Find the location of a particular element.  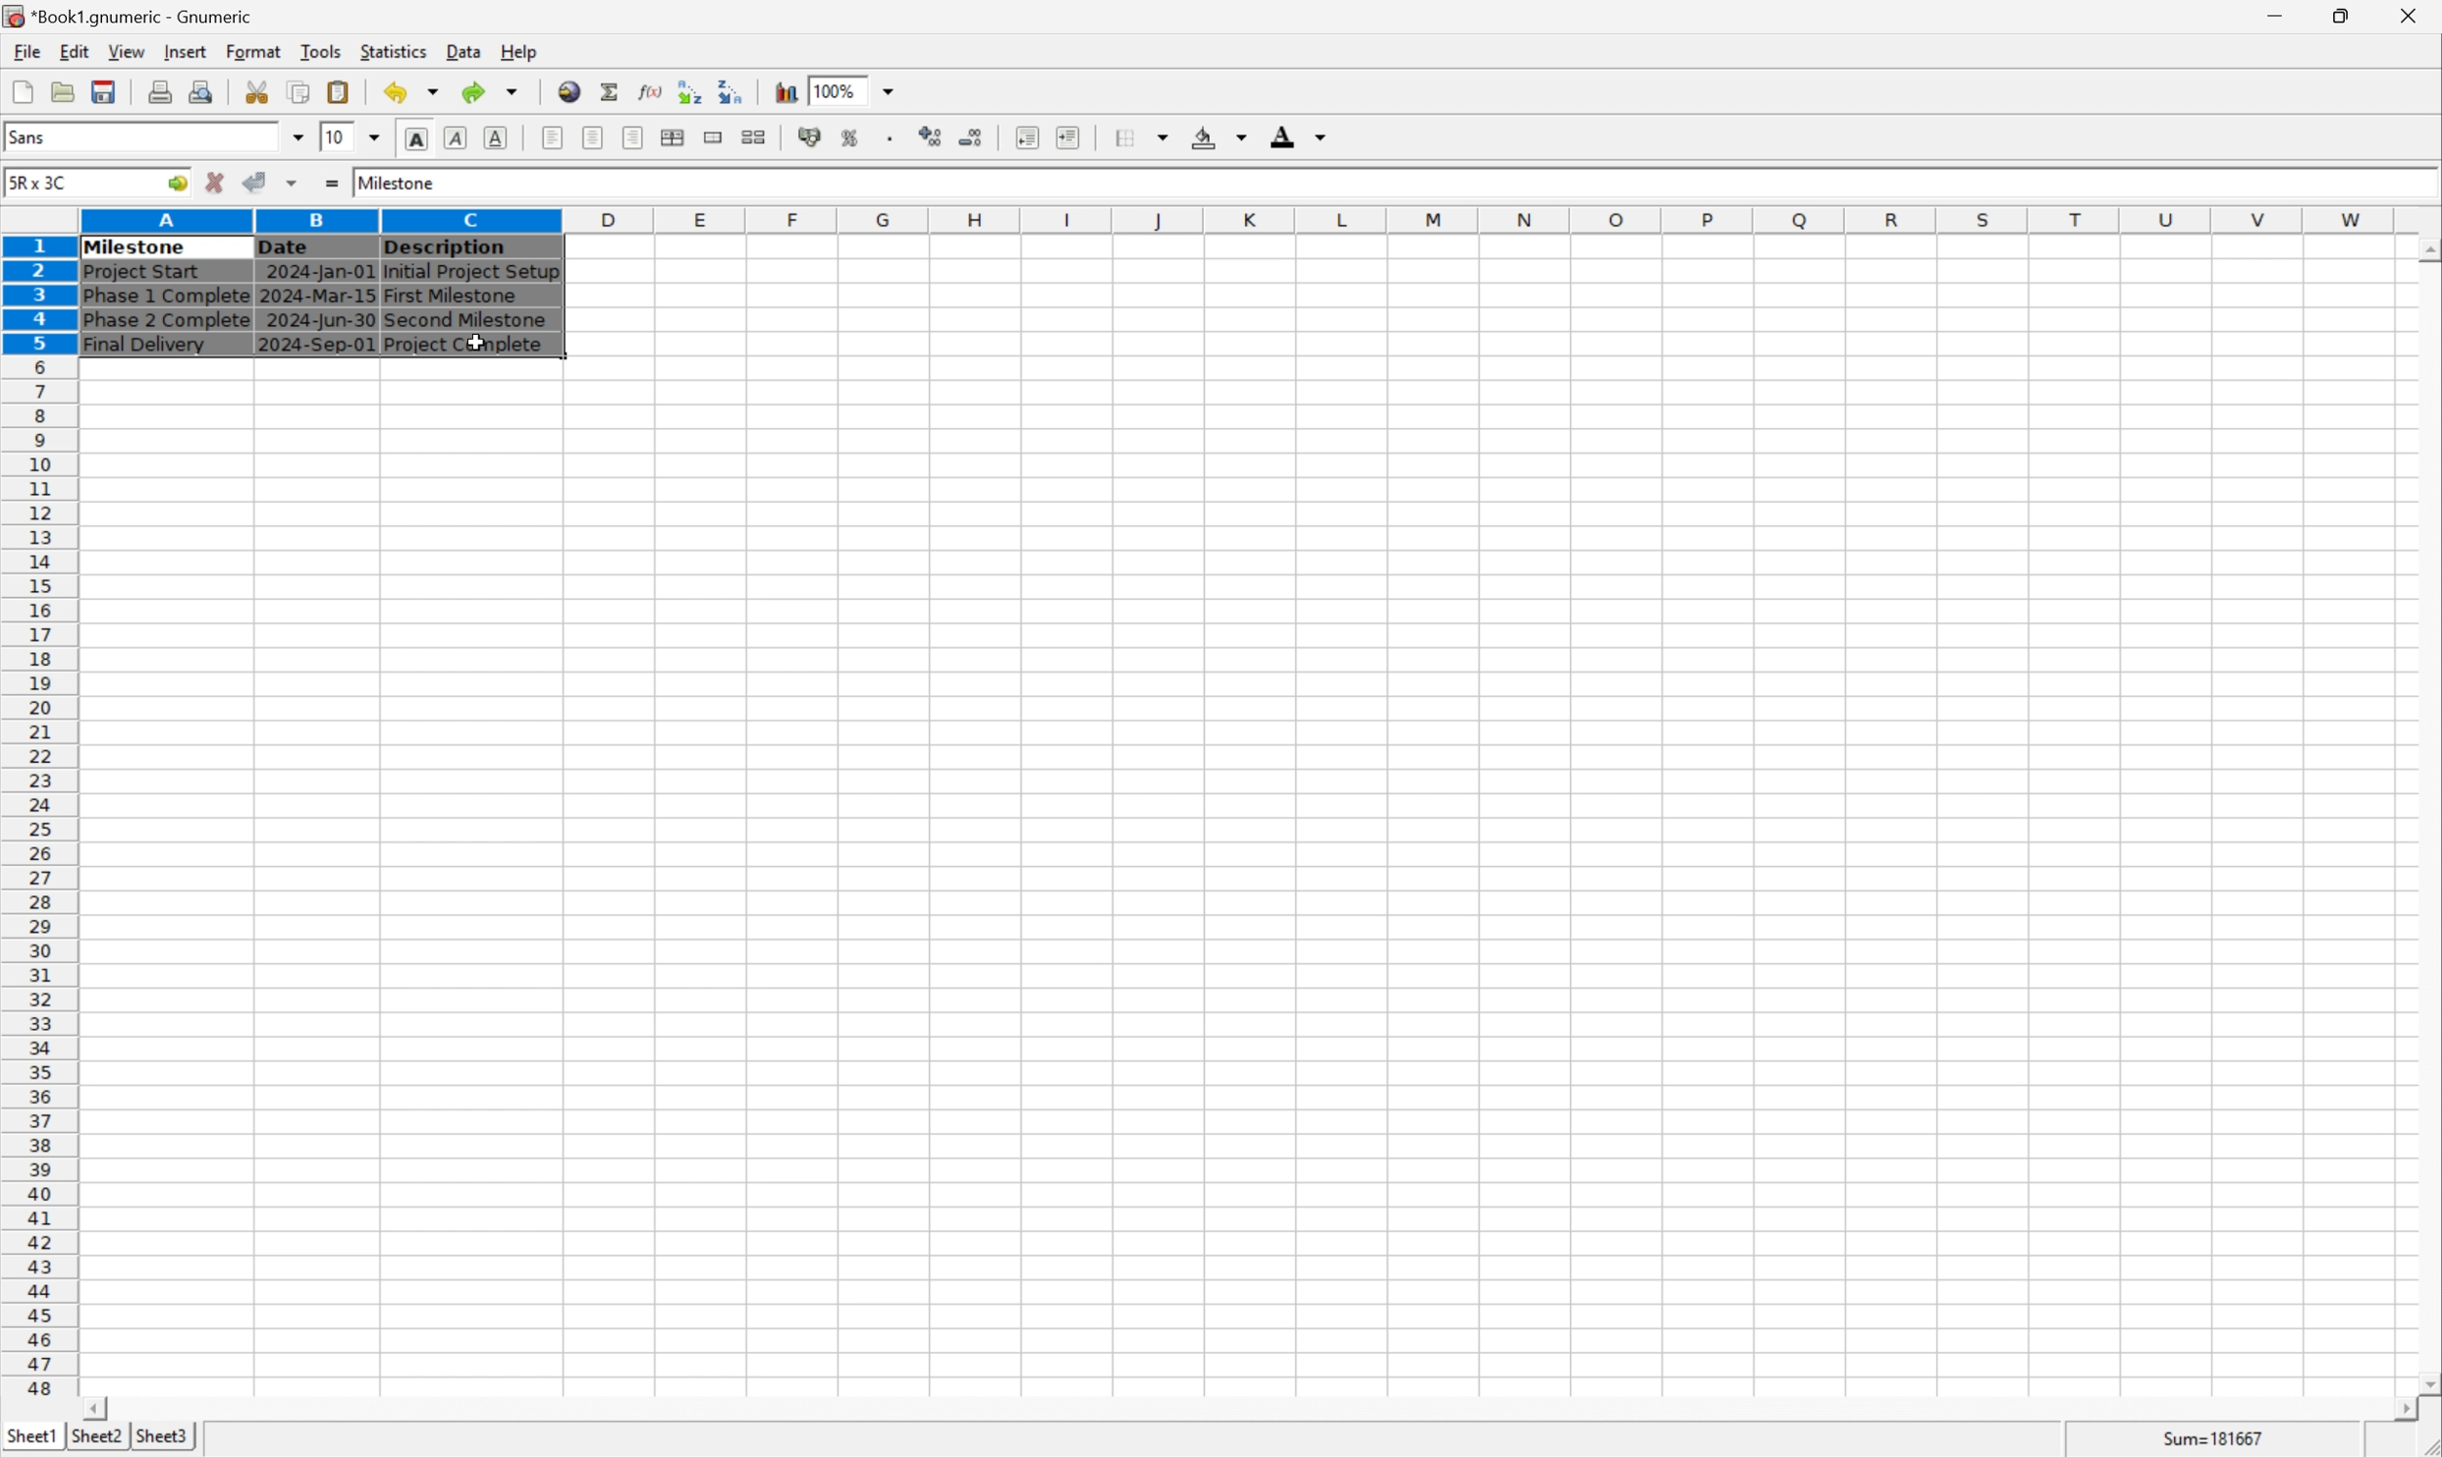

center horizontally is located at coordinates (591, 139).